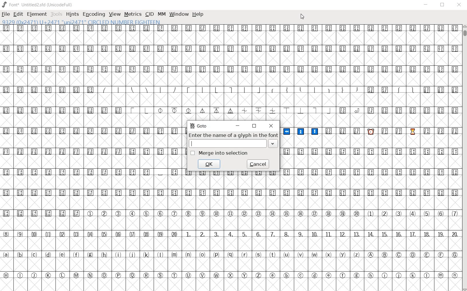 This screenshot has height=291, width=467. What do you see at coordinates (161, 13) in the screenshot?
I see `mm` at bounding box center [161, 13].